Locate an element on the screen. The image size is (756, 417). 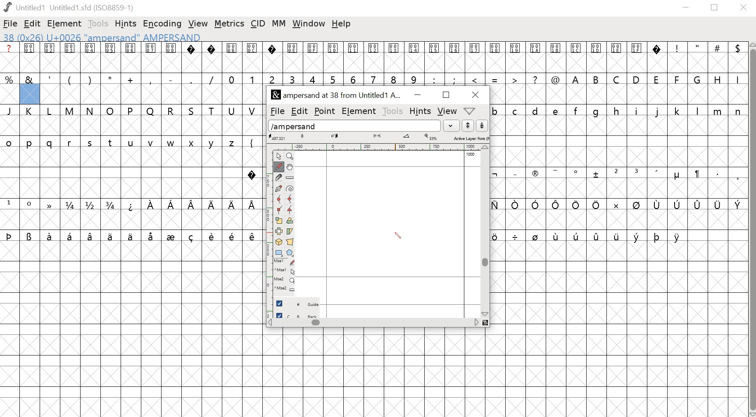
I is located at coordinates (737, 79).